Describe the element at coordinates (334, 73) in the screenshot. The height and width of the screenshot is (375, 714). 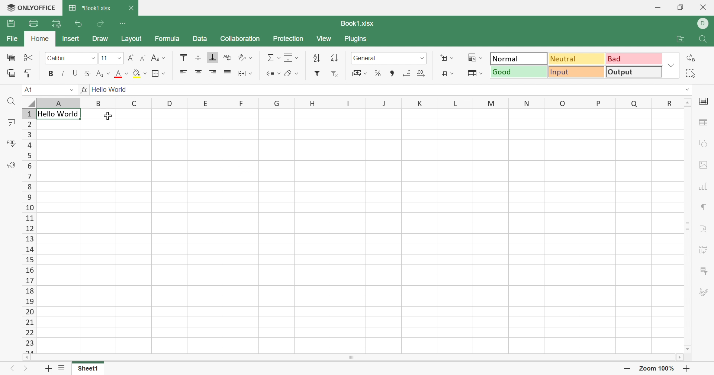
I see `Remove filter` at that location.